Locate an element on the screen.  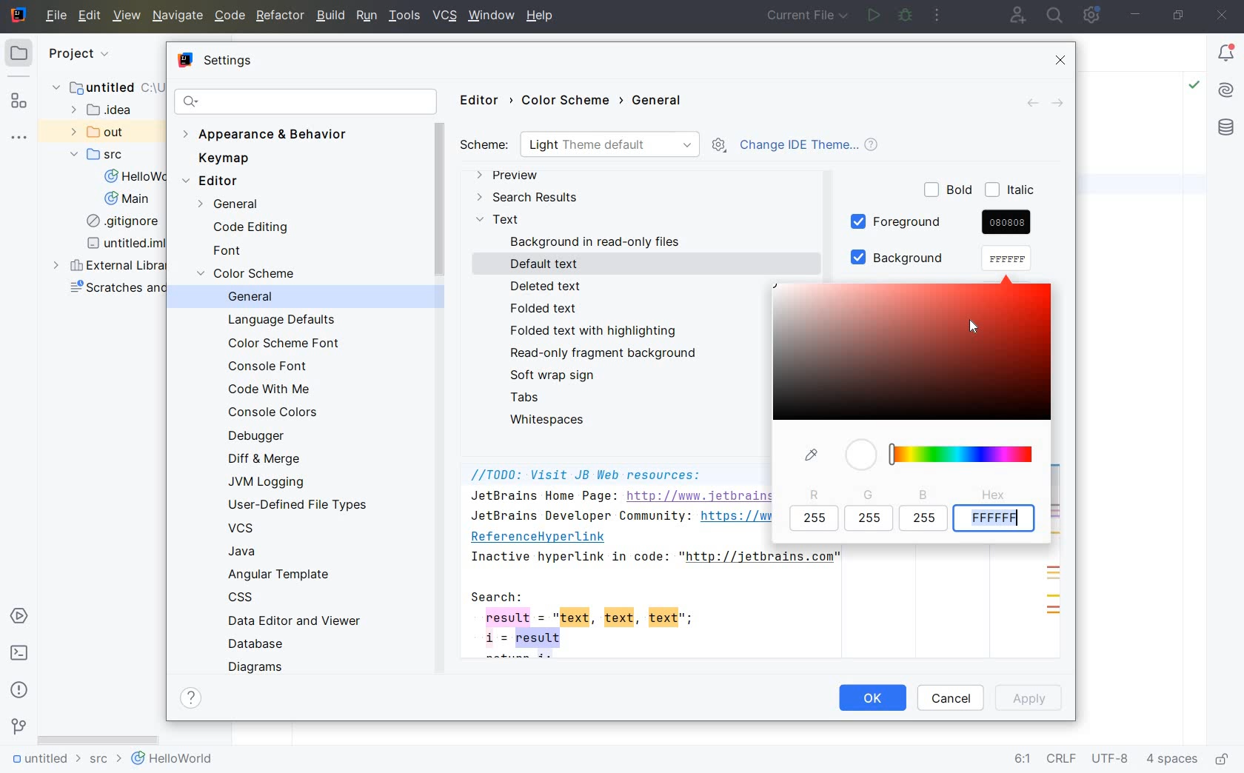
indent is located at coordinates (1172, 761).